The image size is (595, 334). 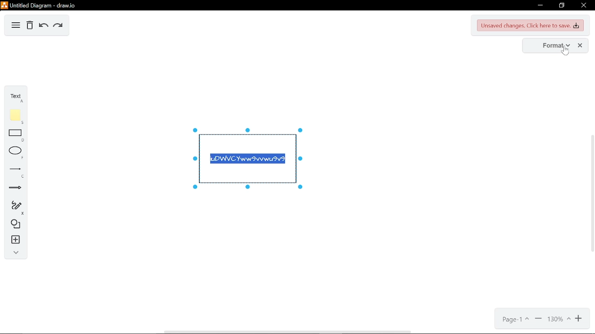 What do you see at coordinates (44, 26) in the screenshot?
I see `undo` at bounding box center [44, 26].